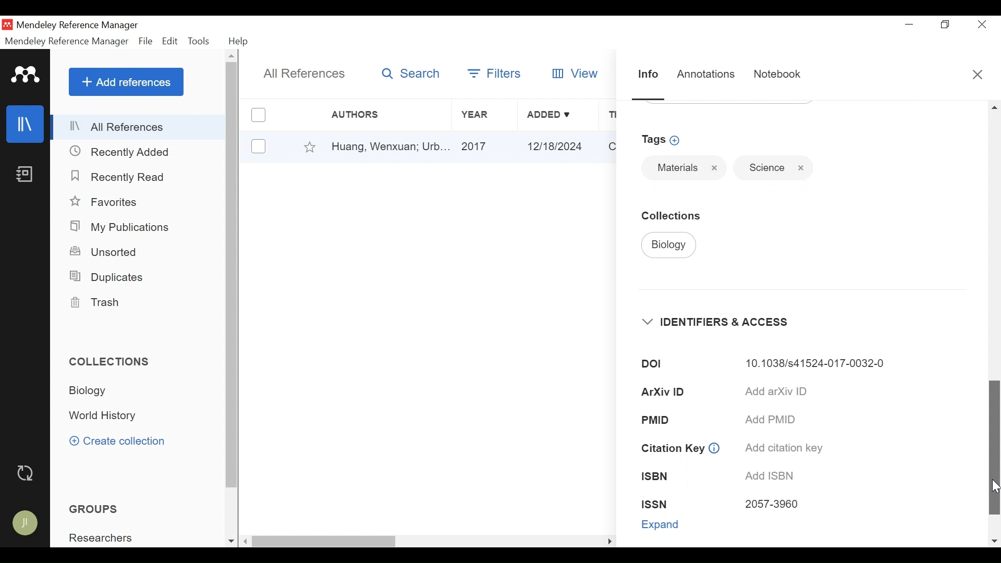 Image resolution: width=1001 pixels, height=563 pixels. Describe the element at coordinates (240, 41) in the screenshot. I see `Help` at that location.